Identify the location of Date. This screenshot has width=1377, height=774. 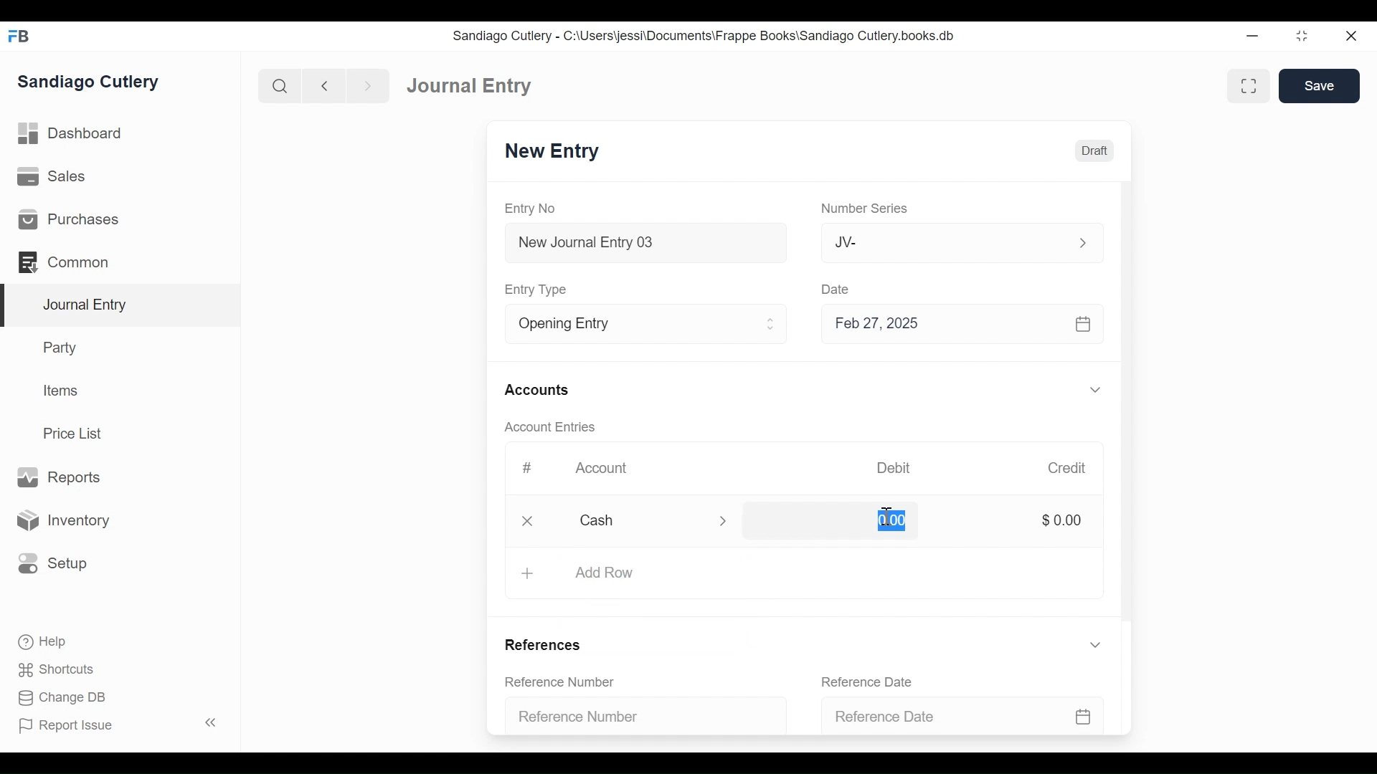
(838, 289).